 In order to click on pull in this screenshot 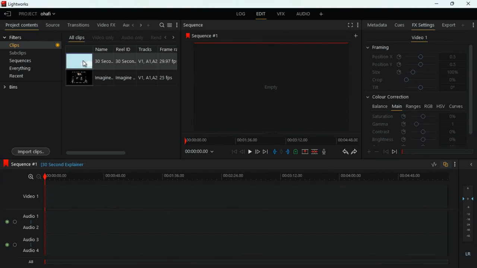, I will do `click(274, 152)`.